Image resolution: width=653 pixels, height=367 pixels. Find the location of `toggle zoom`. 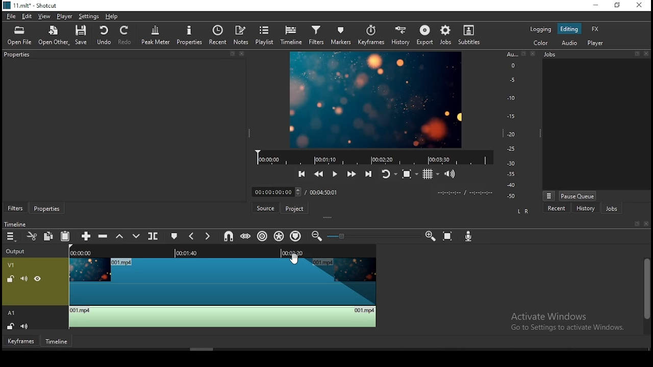

toggle zoom is located at coordinates (407, 176).